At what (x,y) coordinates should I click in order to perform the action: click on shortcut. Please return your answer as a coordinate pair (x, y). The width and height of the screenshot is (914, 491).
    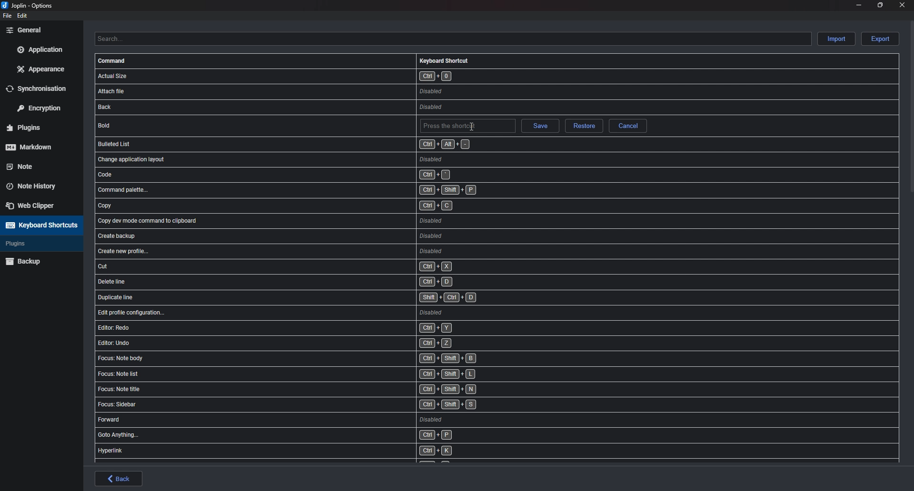
    Looking at the image, I should click on (323, 221).